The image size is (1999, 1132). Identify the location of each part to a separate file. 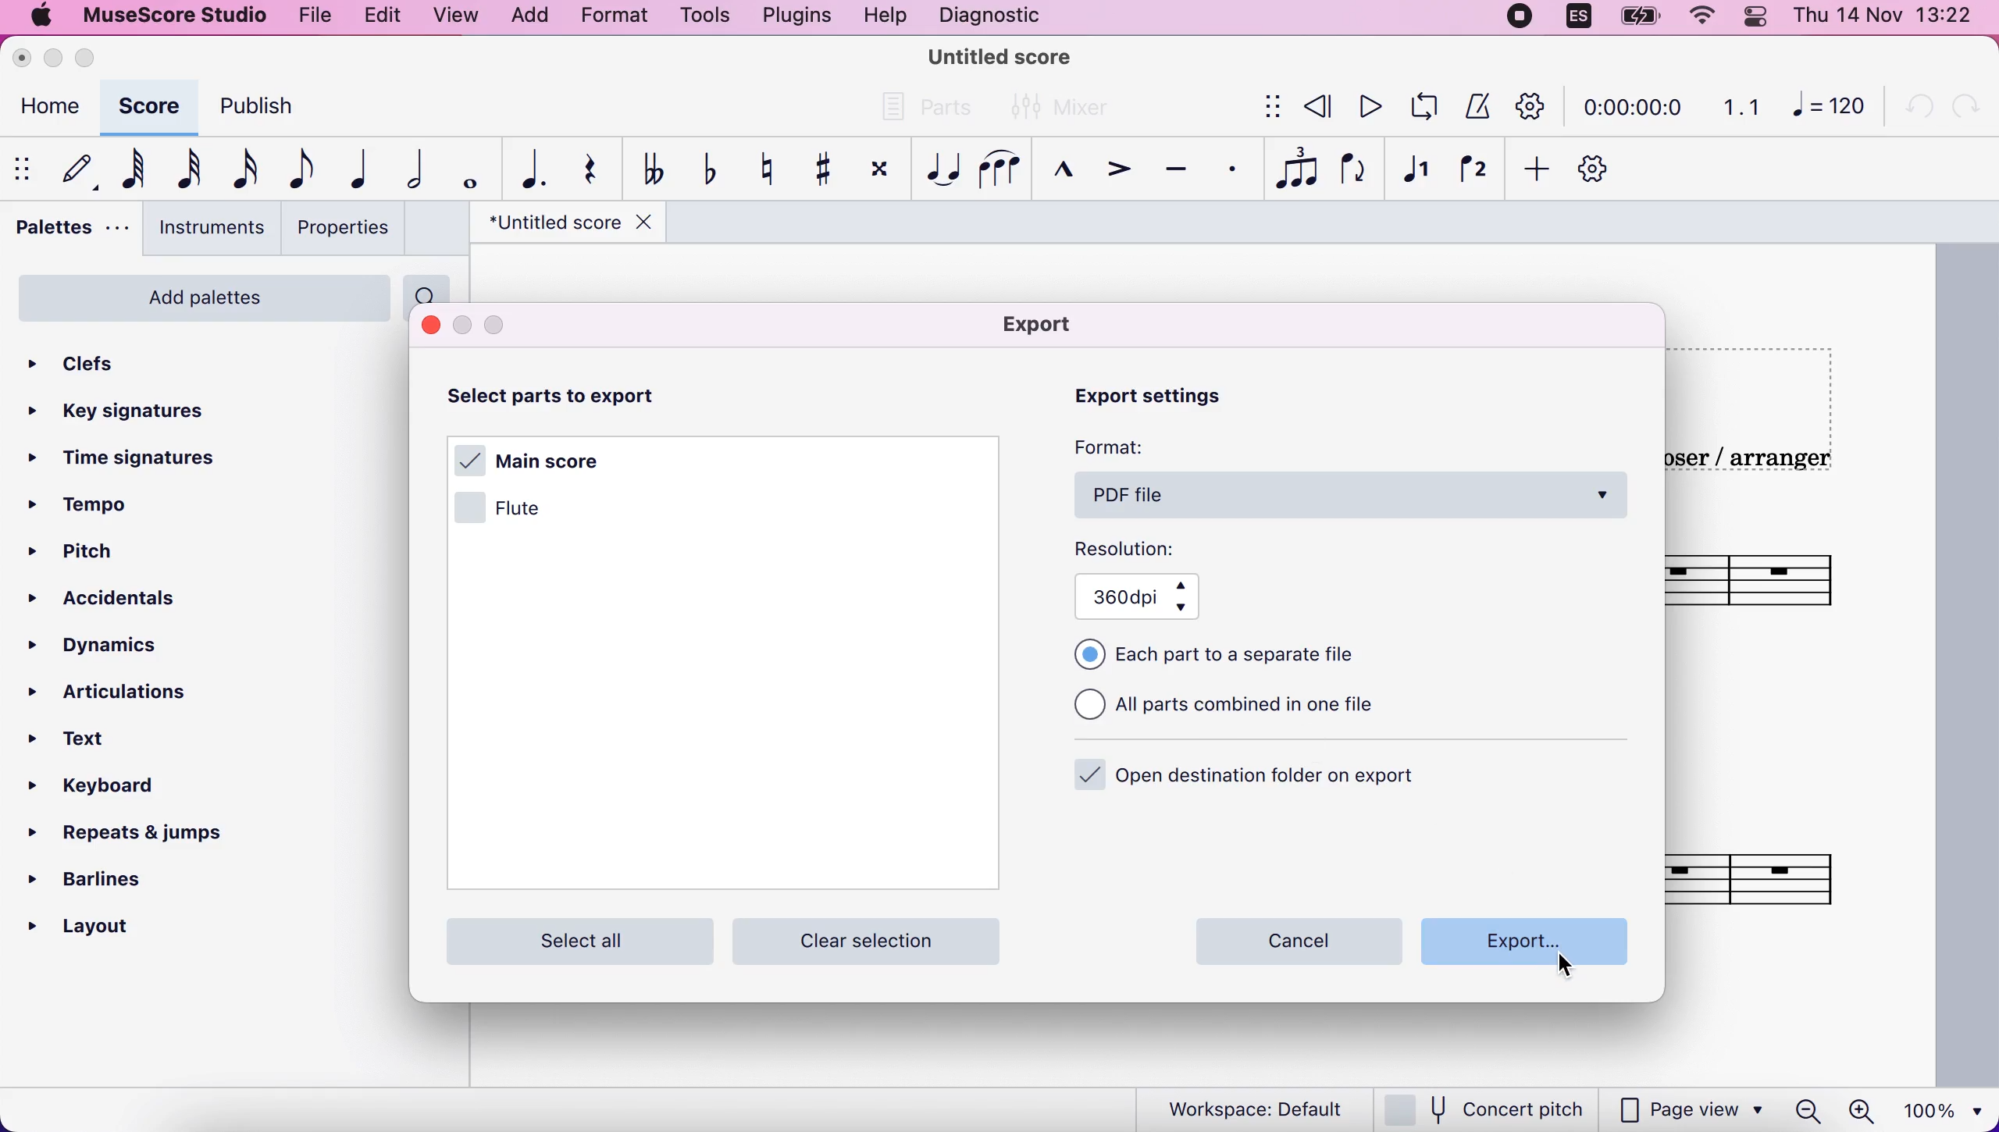
(1223, 656).